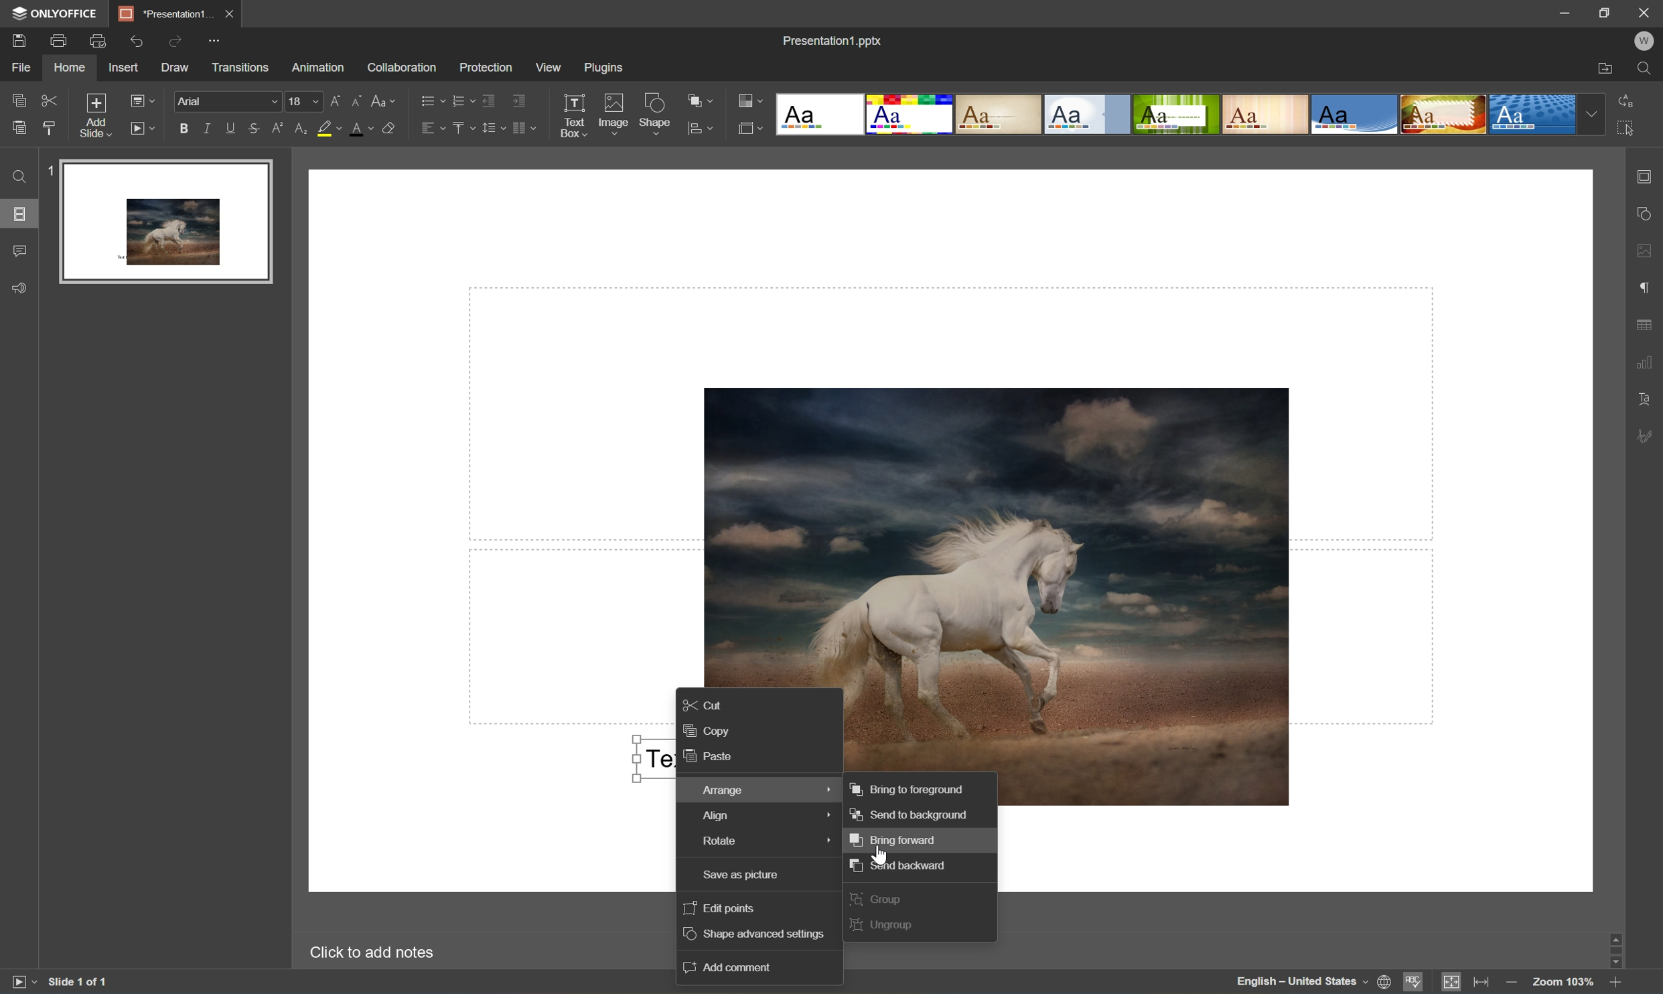 The height and width of the screenshot is (994, 1663). Describe the element at coordinates (392, 129) in the screenshot. I see `Clear style` at that location.